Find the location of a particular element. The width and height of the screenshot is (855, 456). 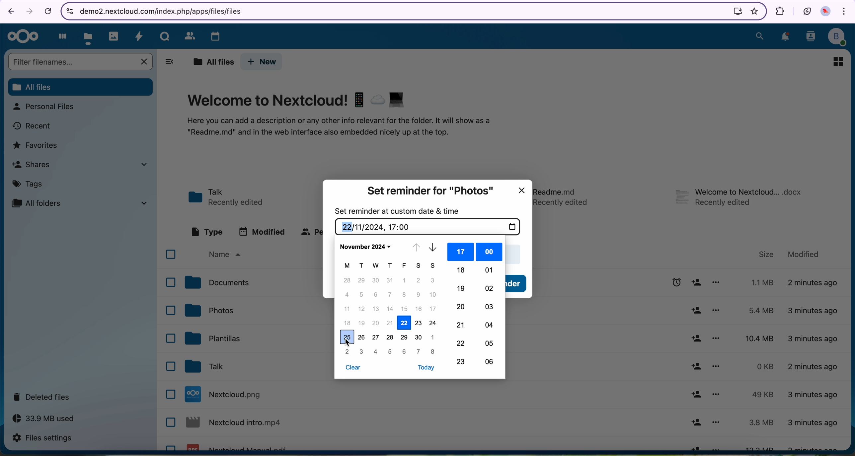

17 is located at coordinates (434, 309).